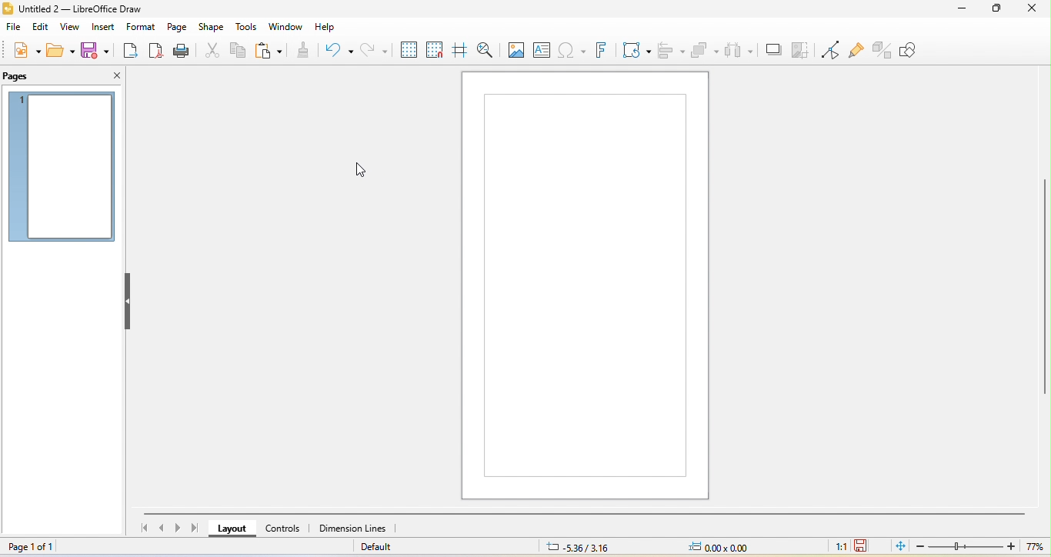 The width and height of the screenshot is (1051, 557). Describe the element at coordinates (13, 28) in the screenshot. I see `file` at that location.